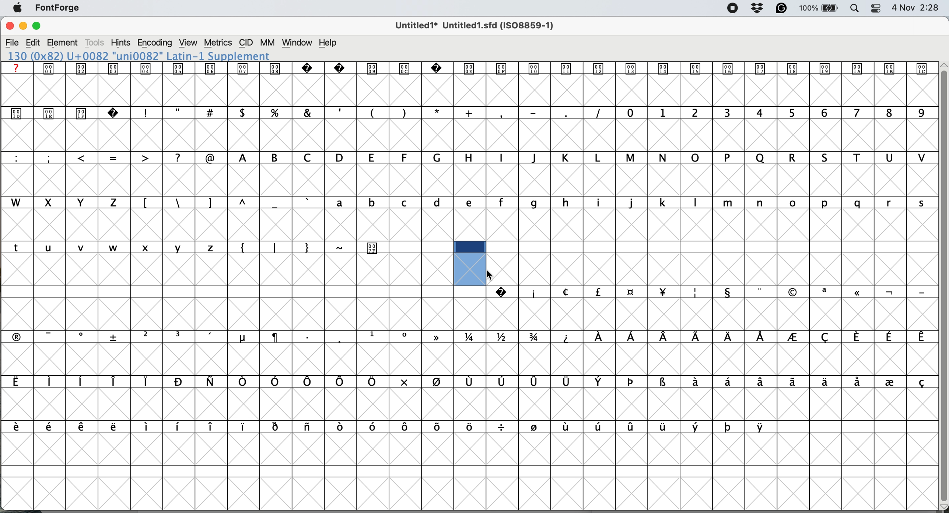 The image size is (949, 513). Describe the element at coordinates (579, 159) in the screenshot. I see `uppercase letters` at that location.